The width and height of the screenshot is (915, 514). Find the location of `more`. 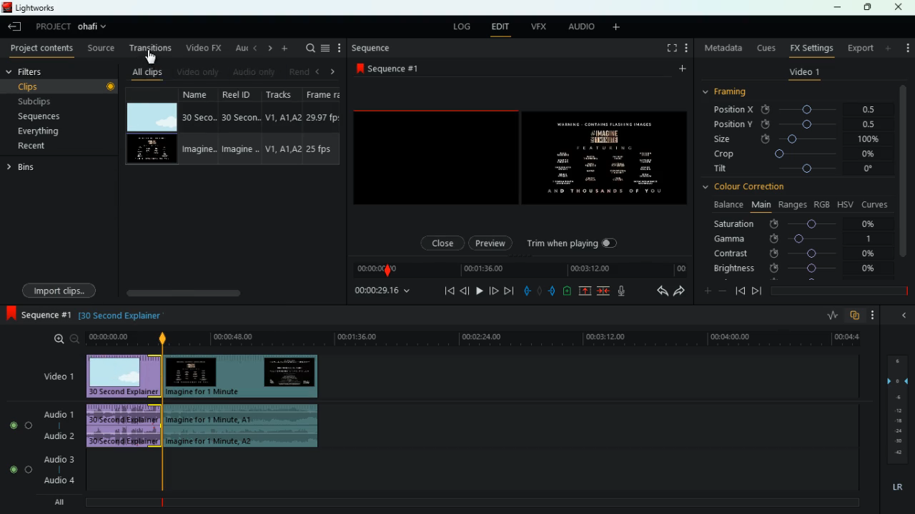

more is located at coordinates (906, 44).